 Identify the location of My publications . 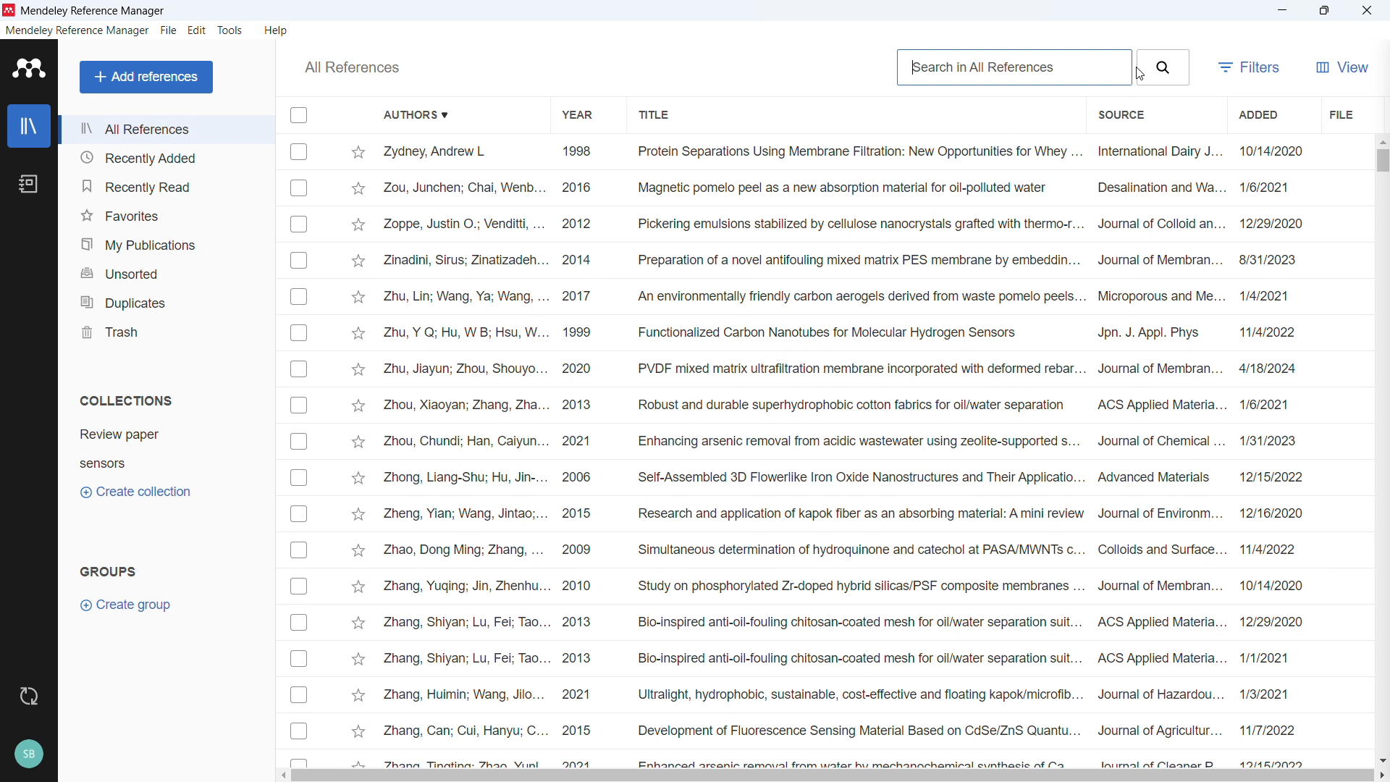
(164, 243).